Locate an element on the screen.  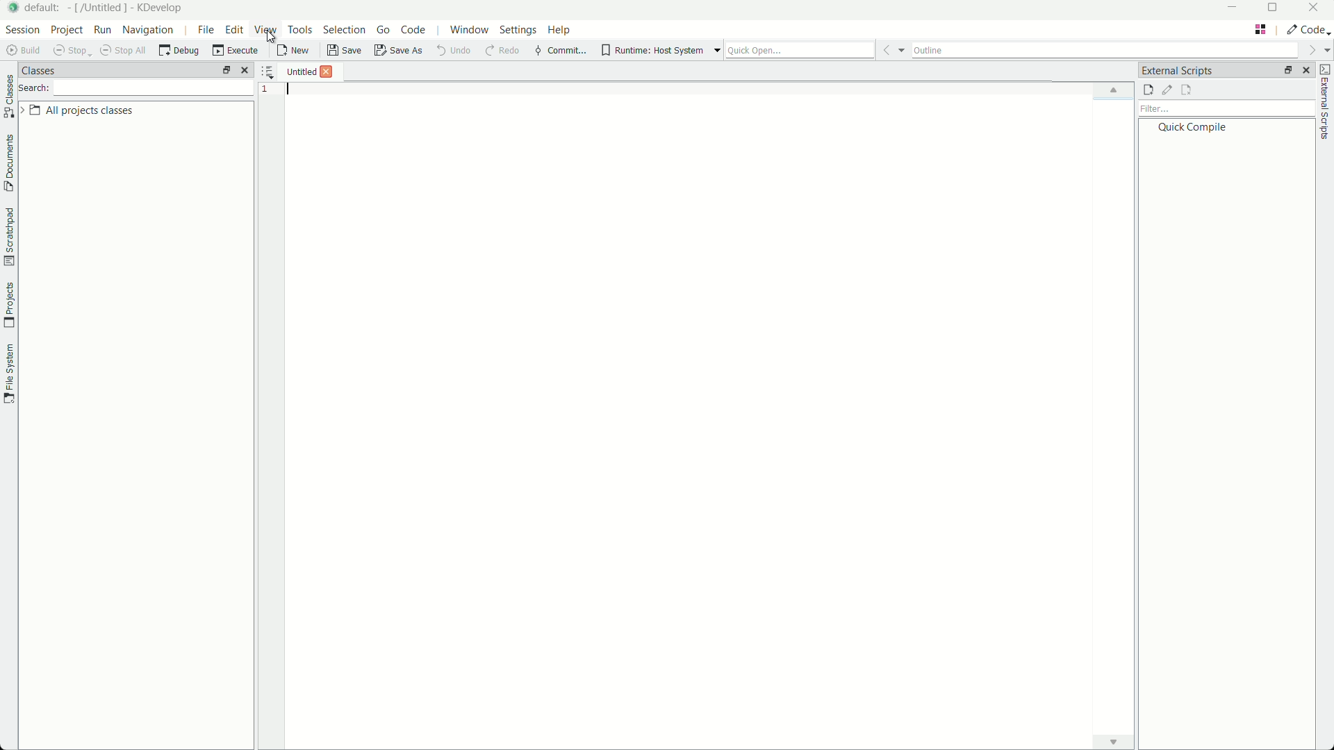
view menu is located at coordinates (263, 28).